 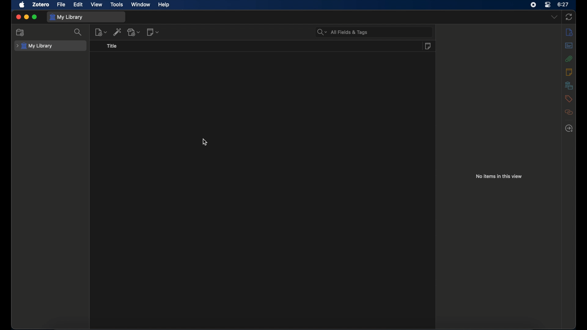 I want to click on notes, so click(x=428, y=46).